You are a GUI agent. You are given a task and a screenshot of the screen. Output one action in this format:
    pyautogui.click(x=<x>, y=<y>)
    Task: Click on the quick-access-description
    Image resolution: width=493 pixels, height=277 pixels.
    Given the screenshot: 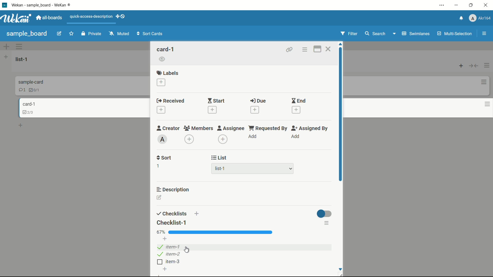 What is the action you would take?
    pyautogui.click(x=91, y=17)
    